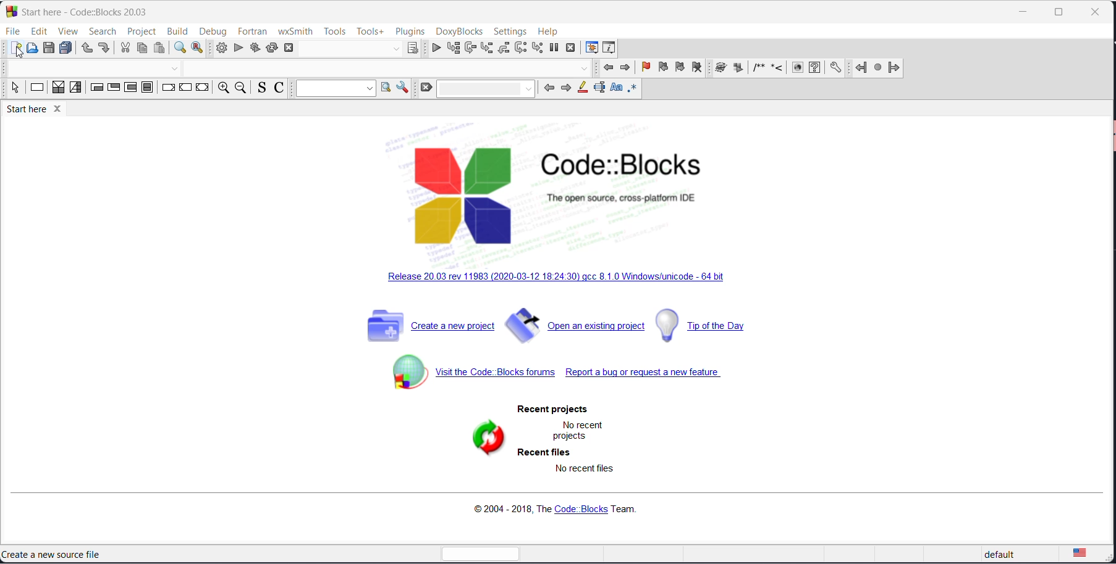 The width and height of the screenshot is (1116, 564). Describe the element at coordinates (385, 89) in the screenshot. I see `run search` at that location.